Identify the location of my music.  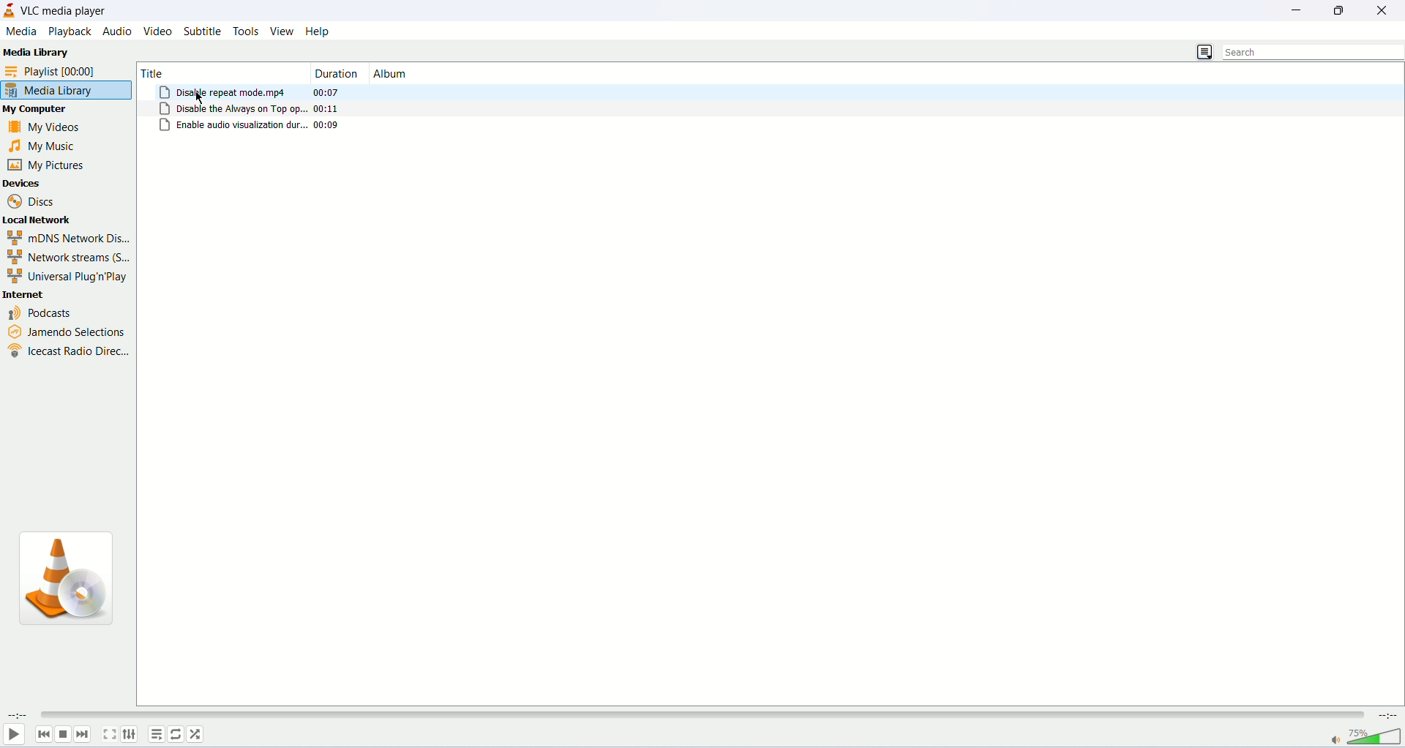
(53, 146).